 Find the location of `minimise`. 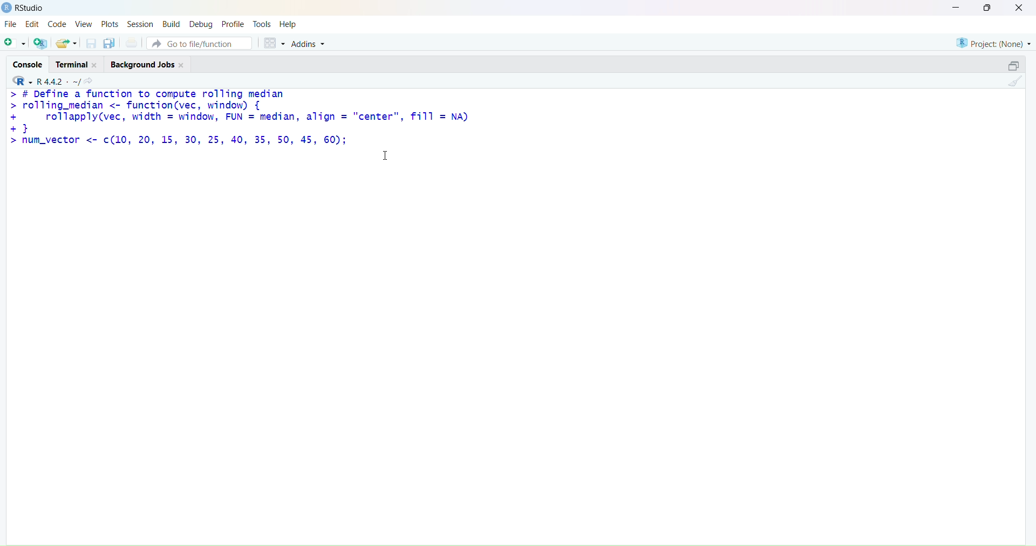

minimise is located at coordinates (956, 6).